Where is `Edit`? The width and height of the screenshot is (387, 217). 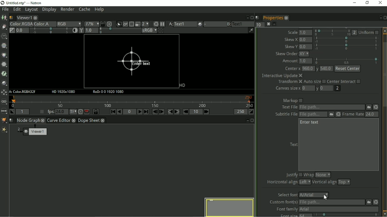 Edit is located at coordinates (17, 10).